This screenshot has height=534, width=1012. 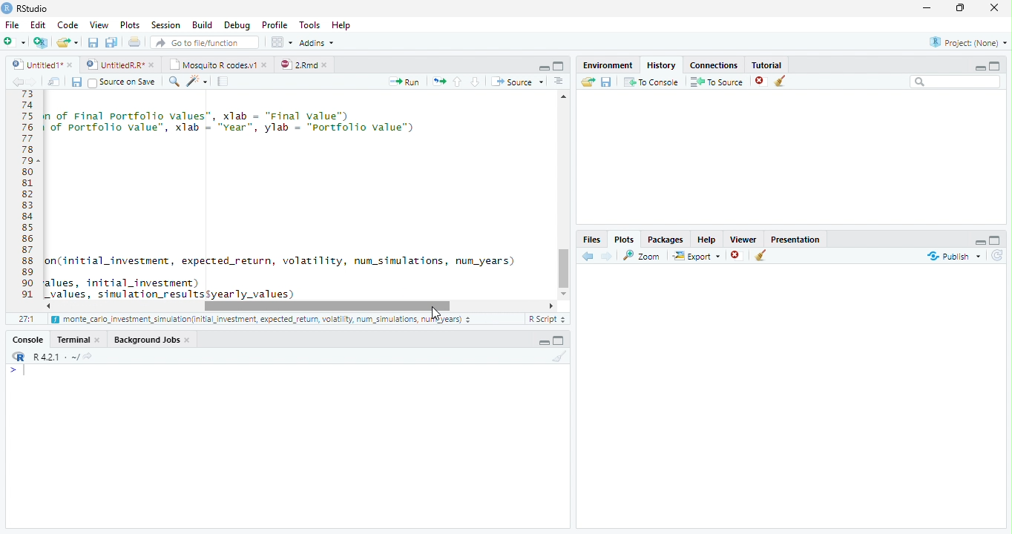 What do you see at coordinates (236, 25) in the screenshot?
I see `Debug` at bounding box center [236, 25].